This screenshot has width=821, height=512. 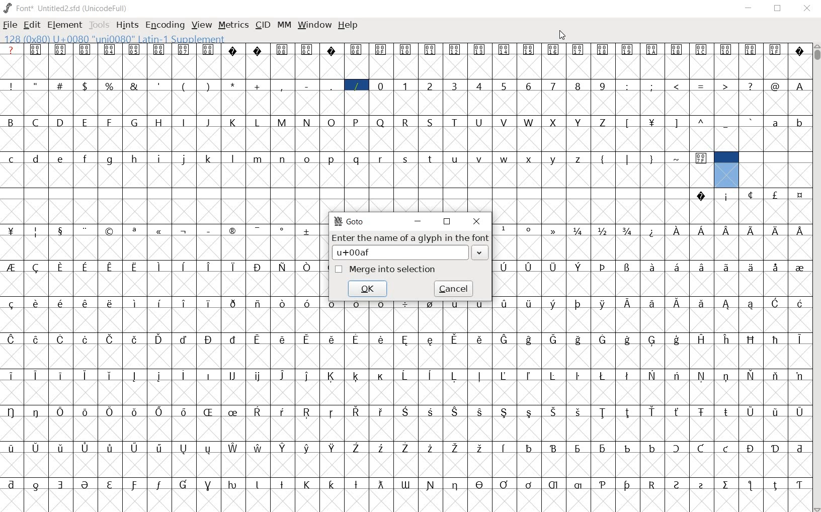 I want to click on Symbol, so click(x=505, y=229).